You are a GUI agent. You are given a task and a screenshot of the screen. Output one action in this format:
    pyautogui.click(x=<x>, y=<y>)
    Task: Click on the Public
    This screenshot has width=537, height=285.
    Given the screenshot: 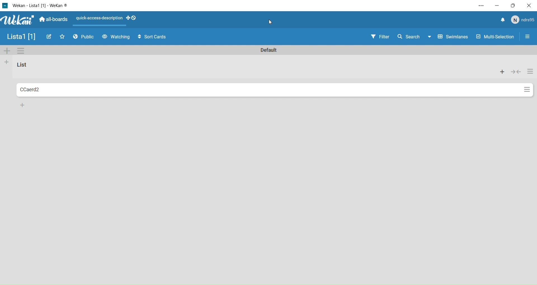 What is the action you would take?
    pyautogui.click(x=84, y=38)
    